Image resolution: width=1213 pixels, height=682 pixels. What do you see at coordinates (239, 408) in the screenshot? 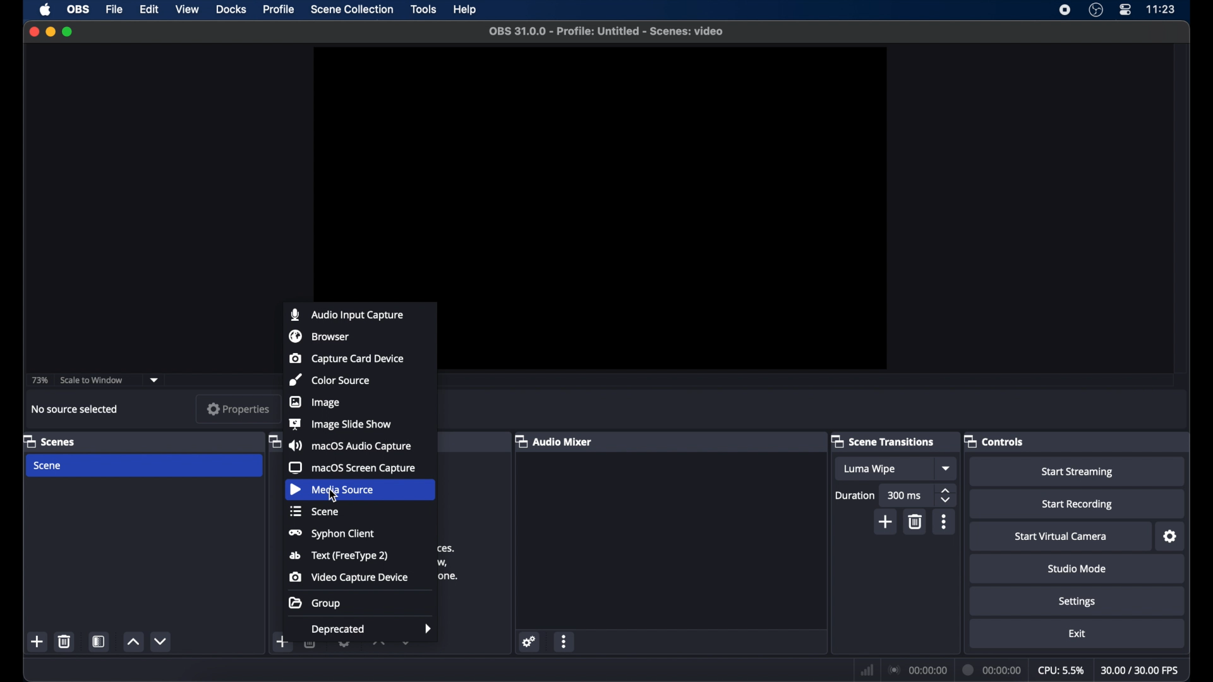
I see `properties` at bounding box center [239, 408].